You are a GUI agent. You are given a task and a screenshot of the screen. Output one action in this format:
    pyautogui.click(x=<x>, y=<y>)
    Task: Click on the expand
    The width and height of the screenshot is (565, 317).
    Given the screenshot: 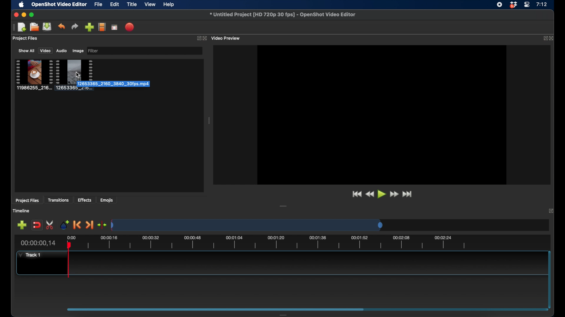 What is the action you would take?
    pyautogui.click(x=198, y=38)
    